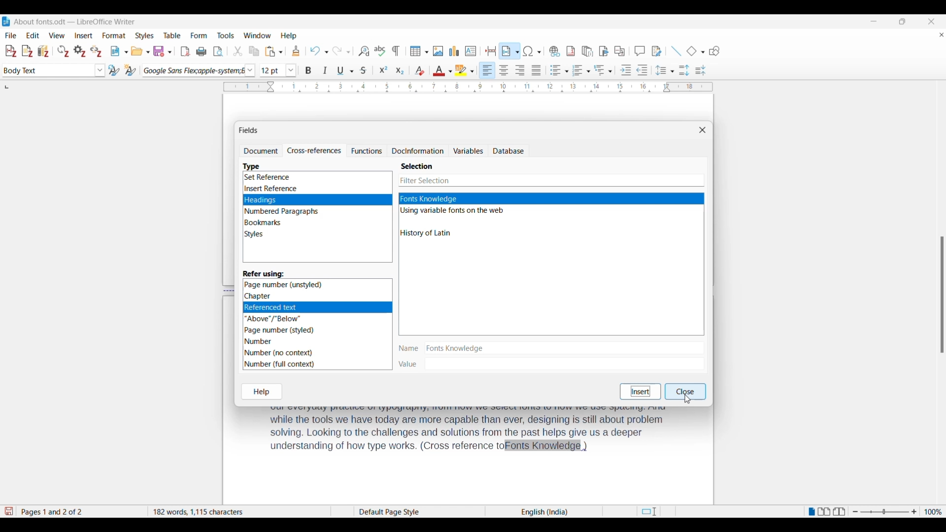  Describe the element at coordinates (269, 178) in the screenshot. I see `Set Reference` at that location.